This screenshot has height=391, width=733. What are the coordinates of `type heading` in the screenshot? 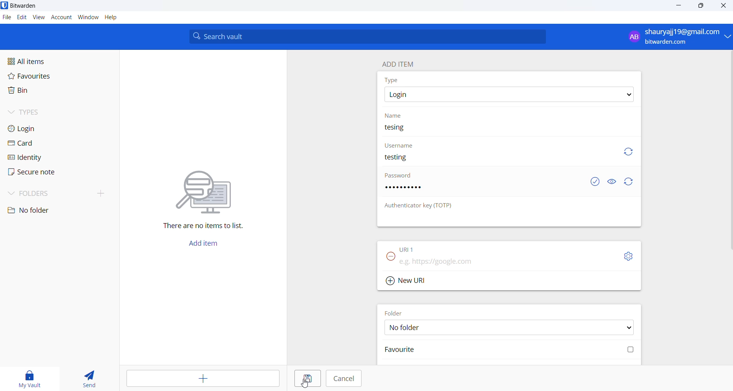 It's located at (393, 80).